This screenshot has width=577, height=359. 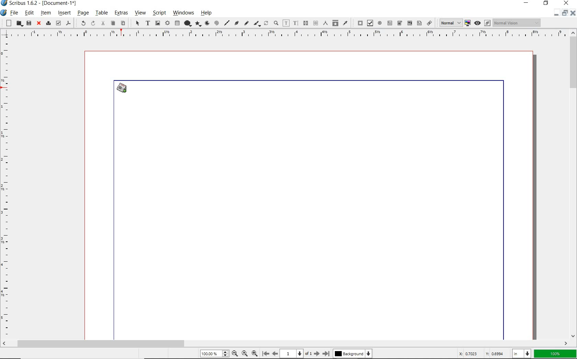 What do you see at coordinates (237, 23) in the screenshot?
I see `Bezier curve` at bounding box center [237, 23].